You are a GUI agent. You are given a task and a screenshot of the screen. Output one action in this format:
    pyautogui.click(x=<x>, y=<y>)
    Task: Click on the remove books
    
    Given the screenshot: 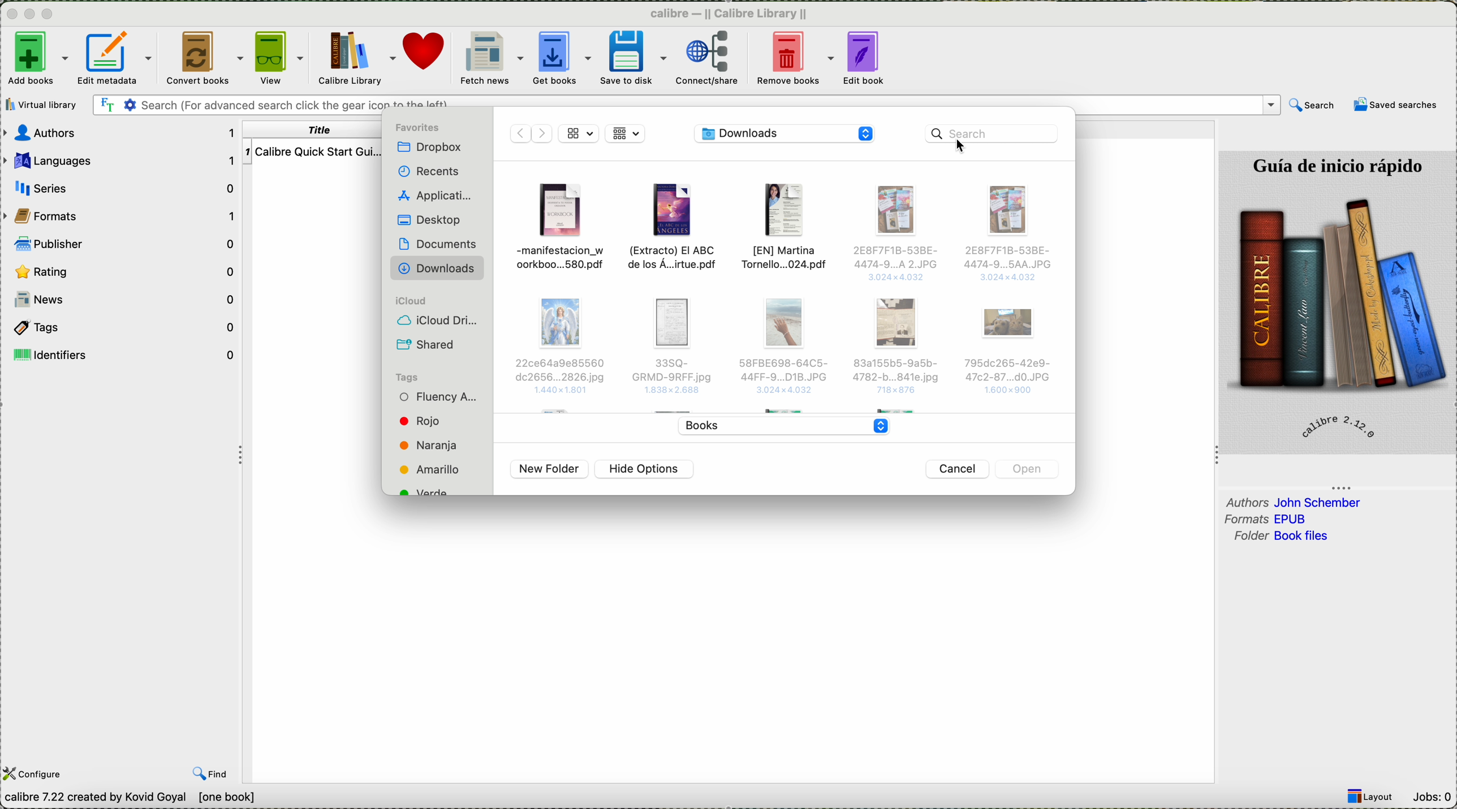 What is the action you would take?
    pyautogui.click(x=794, y=59)
    